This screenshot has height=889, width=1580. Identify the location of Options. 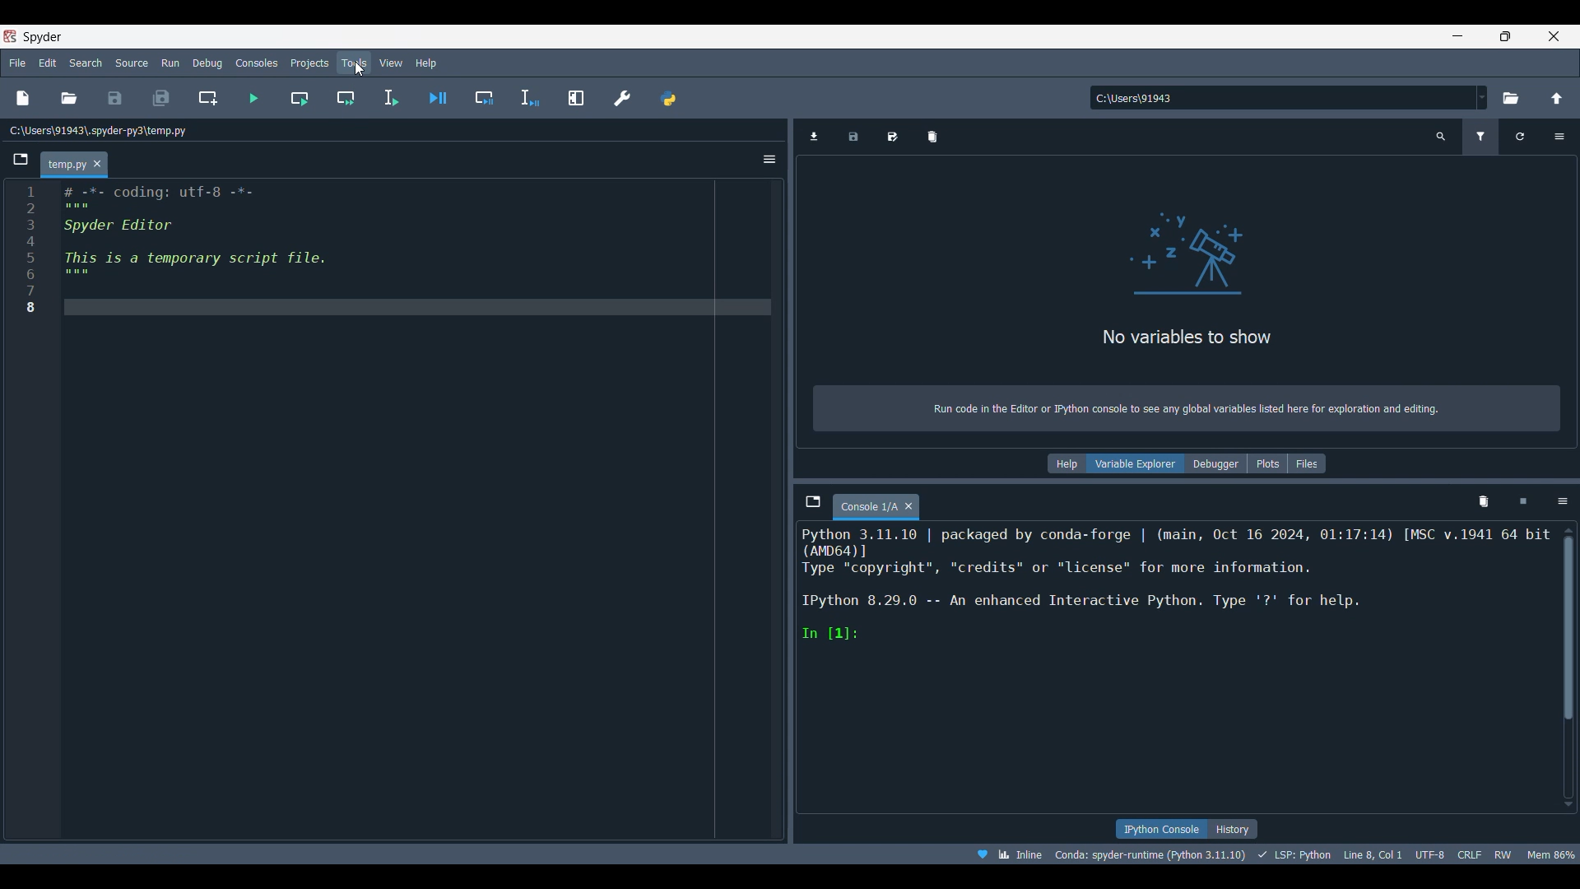
(769, 159).